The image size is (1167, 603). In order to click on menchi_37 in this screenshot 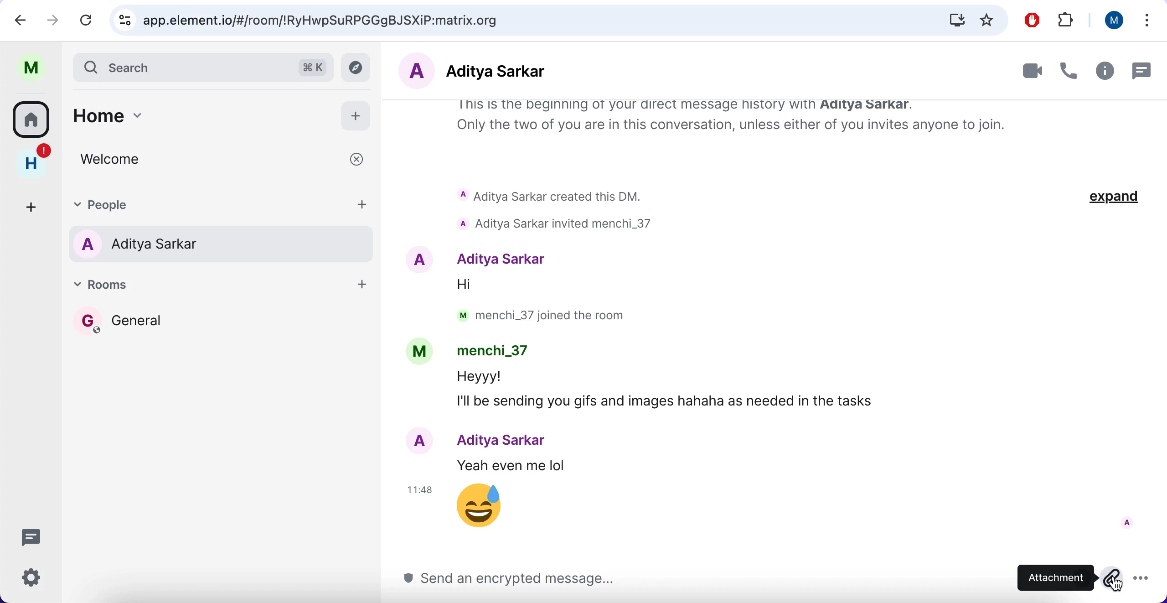, I will do `click(508, 353)`.